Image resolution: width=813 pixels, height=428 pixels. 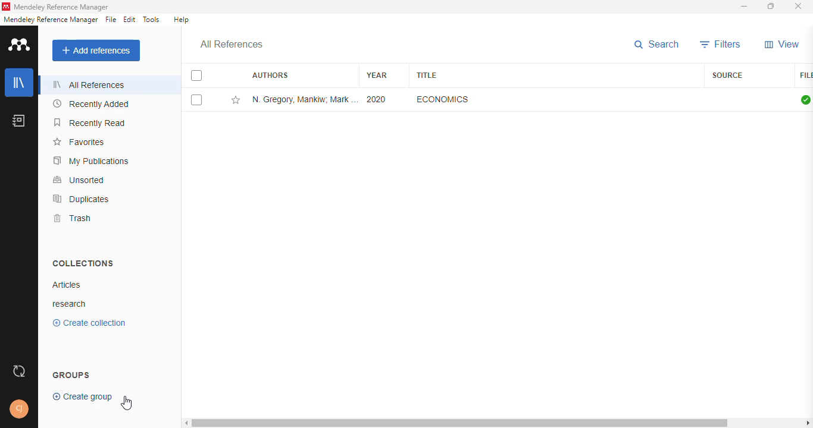 What do you see at coordinates (82, 199) in the screenshot?
I see `duplicates` at bounding box center [82, 199].